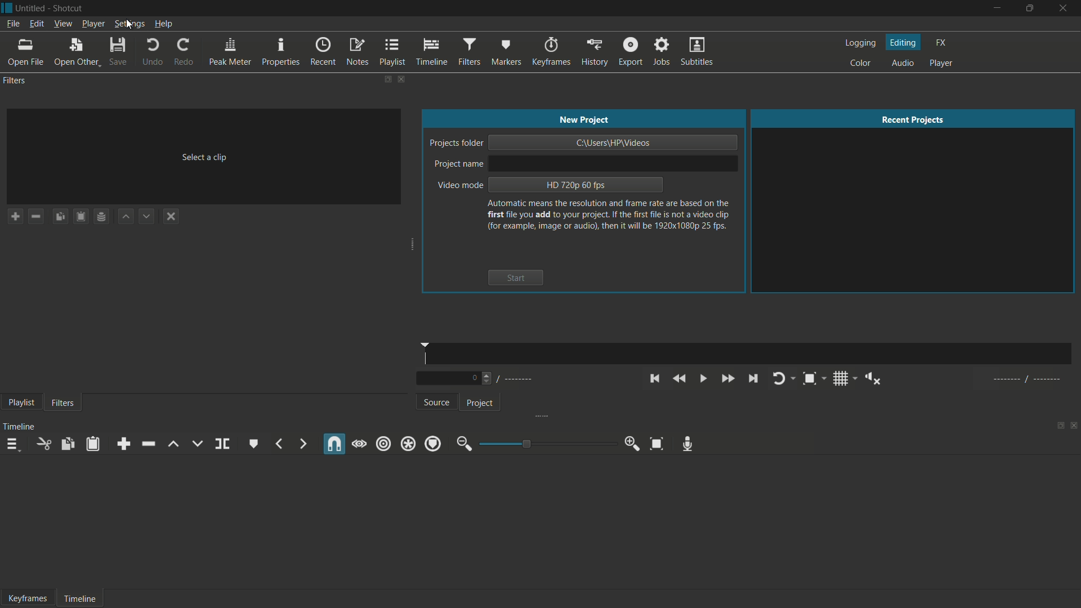 This screenshot has width=1081, height=608. What do you see at coordinates (172, 216) in the screenshot?
I see `deselect a filter` at bounding box center [172, 216].